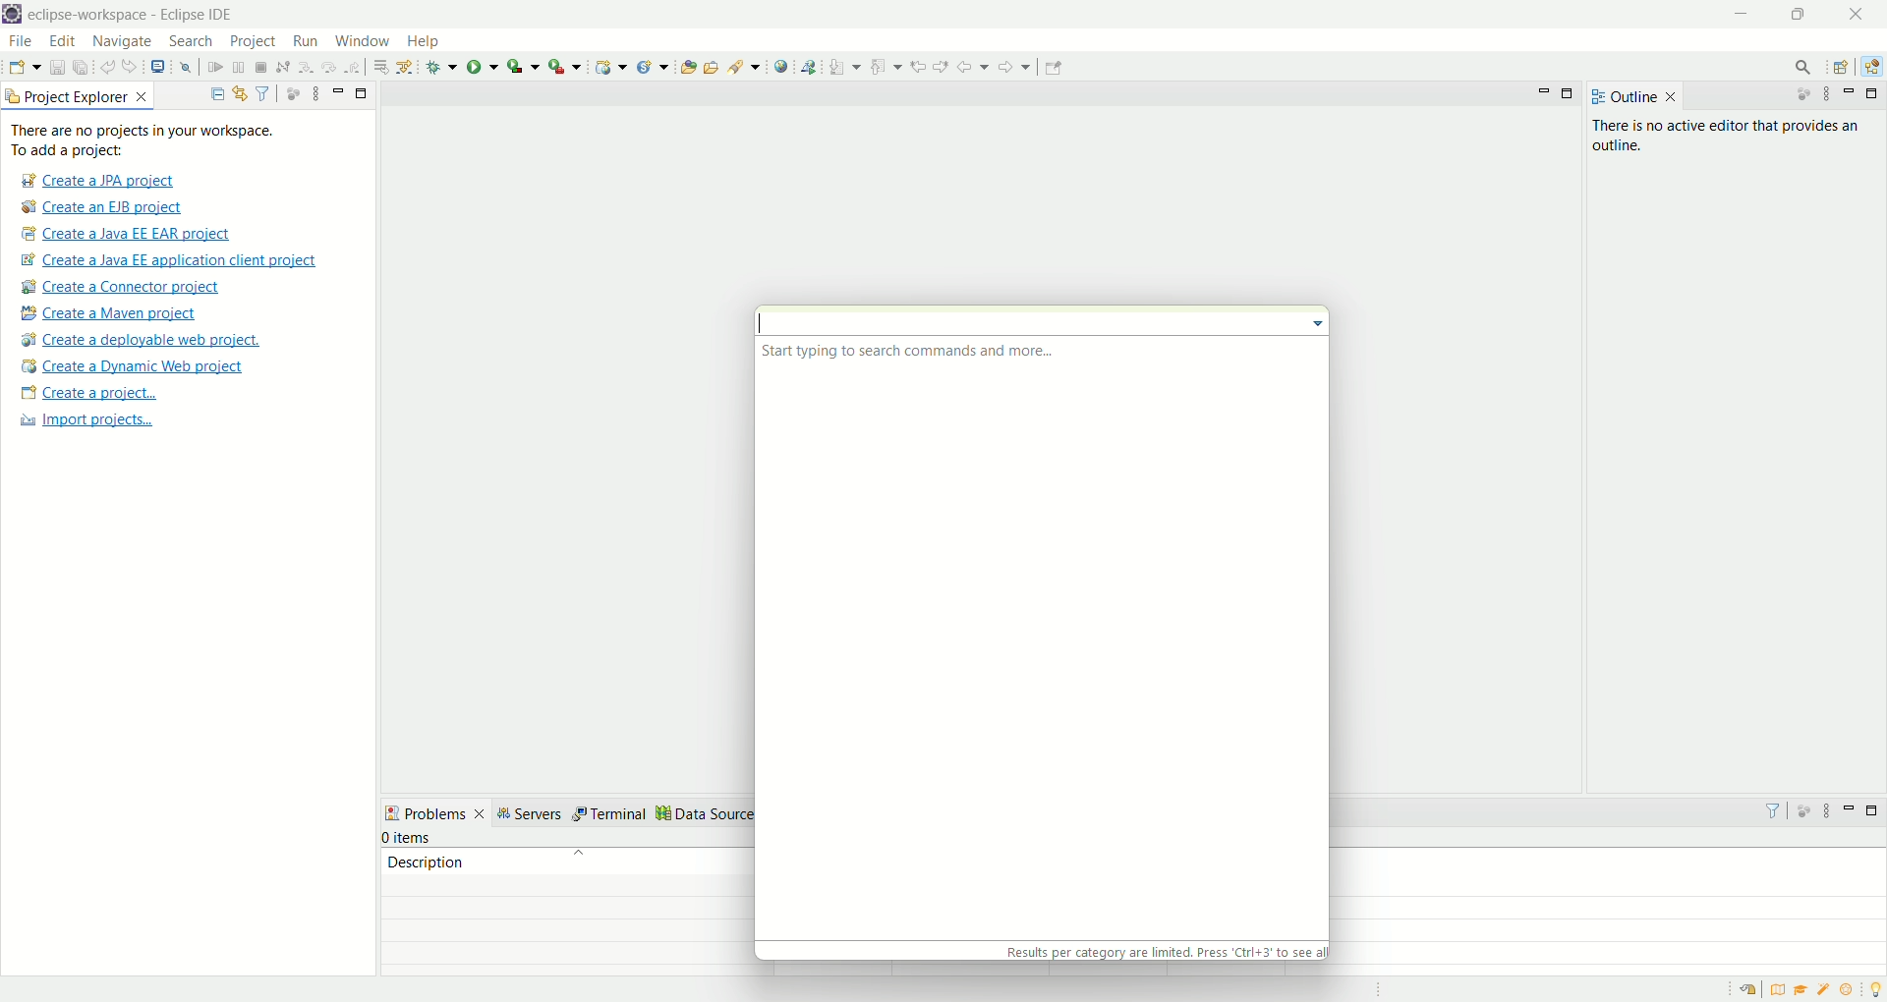 The width and height of the screenshot is (1887, 1002). What do you see at coordinates (1875, 92) in the screenshot?
I see `maximize` at bounding box center [1875, 92].